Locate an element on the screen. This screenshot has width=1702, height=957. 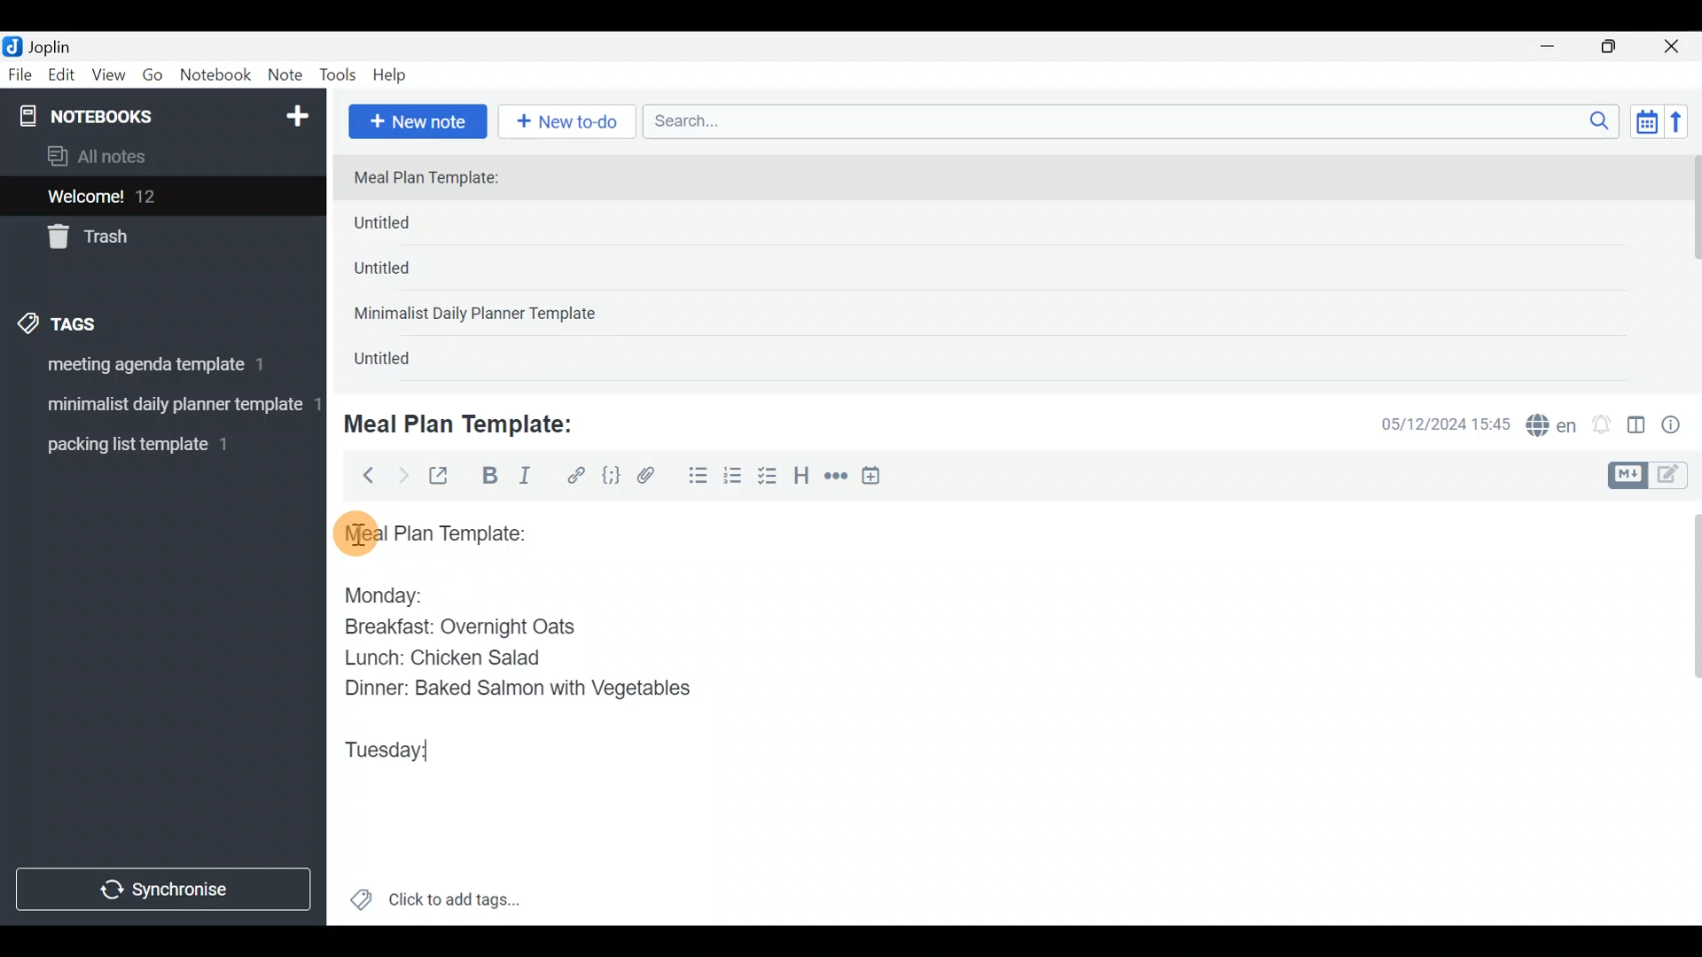
Tag 1 is located at coordinates (158, 370).